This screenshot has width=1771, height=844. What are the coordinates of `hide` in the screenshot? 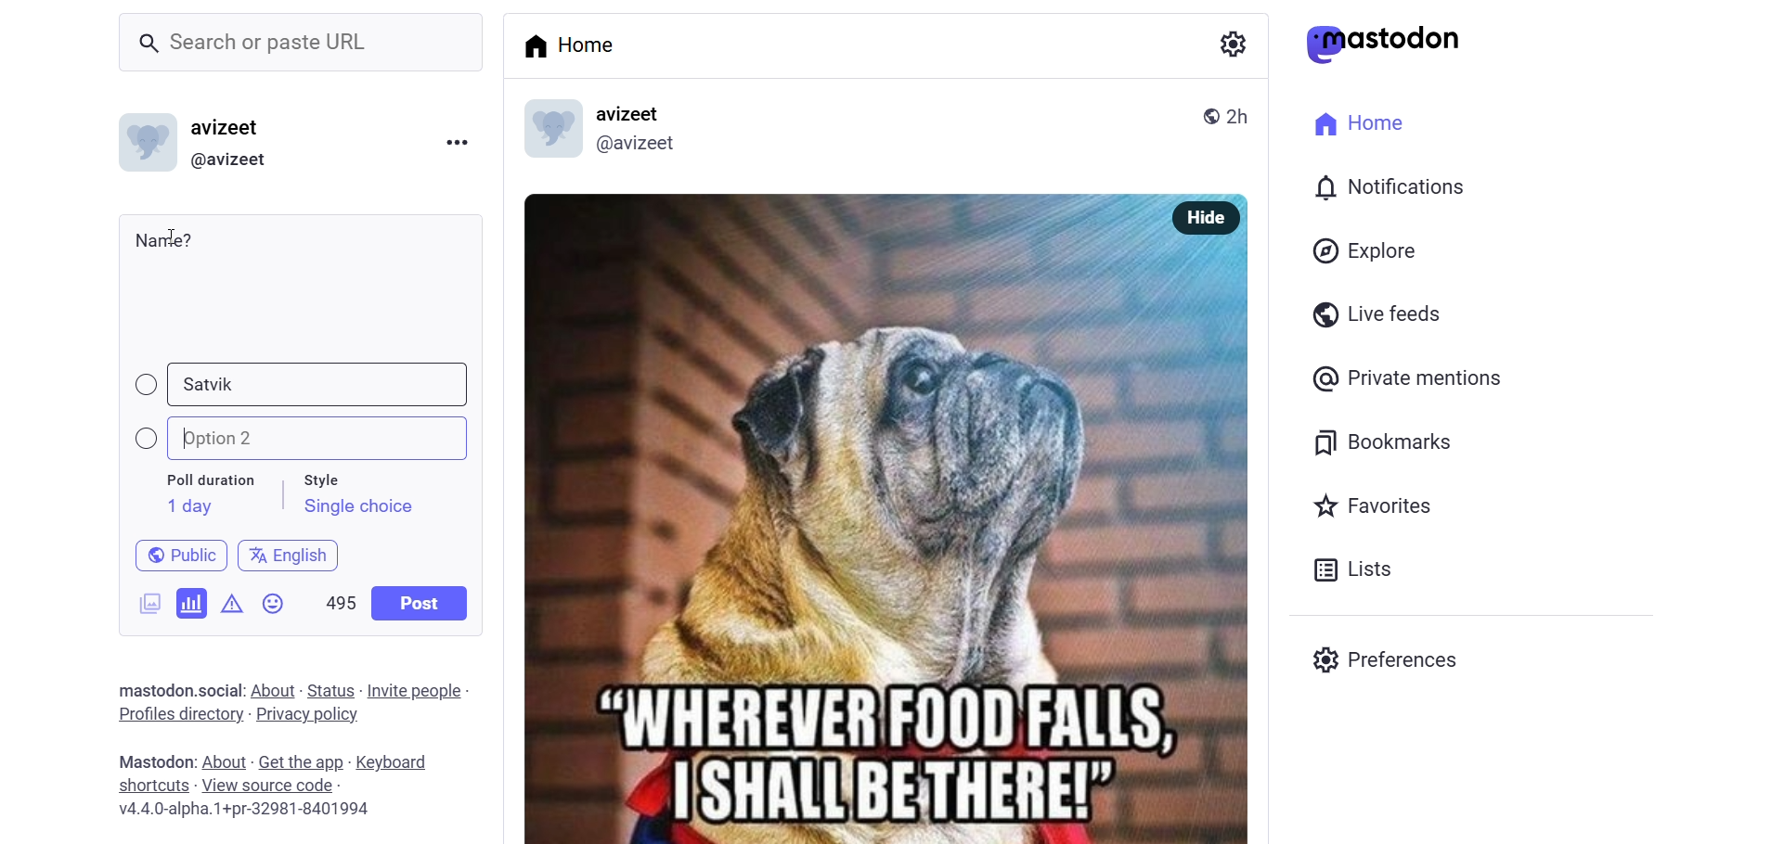 It's located at (1201, 218).